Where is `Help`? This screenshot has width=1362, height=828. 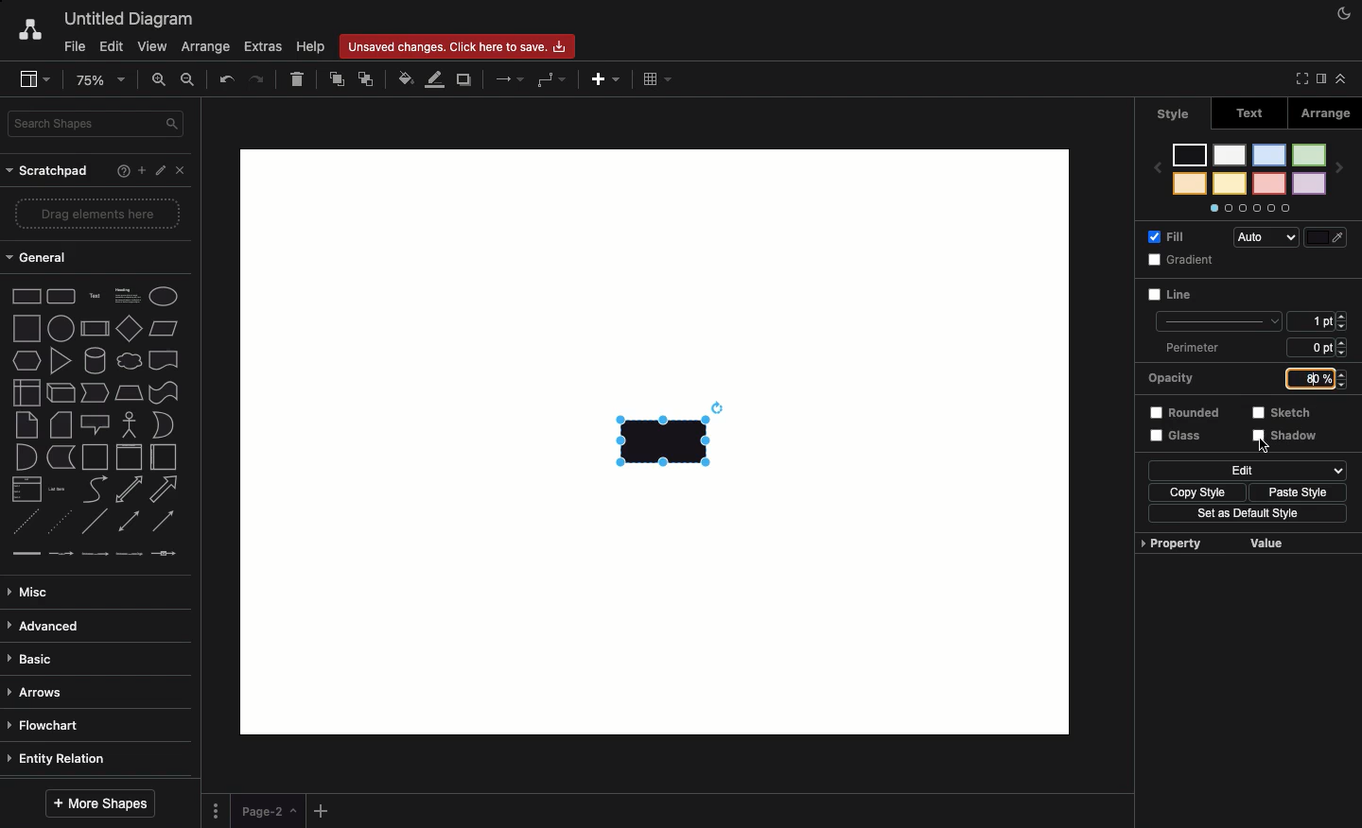 Help is located at coordinates (119, 171).